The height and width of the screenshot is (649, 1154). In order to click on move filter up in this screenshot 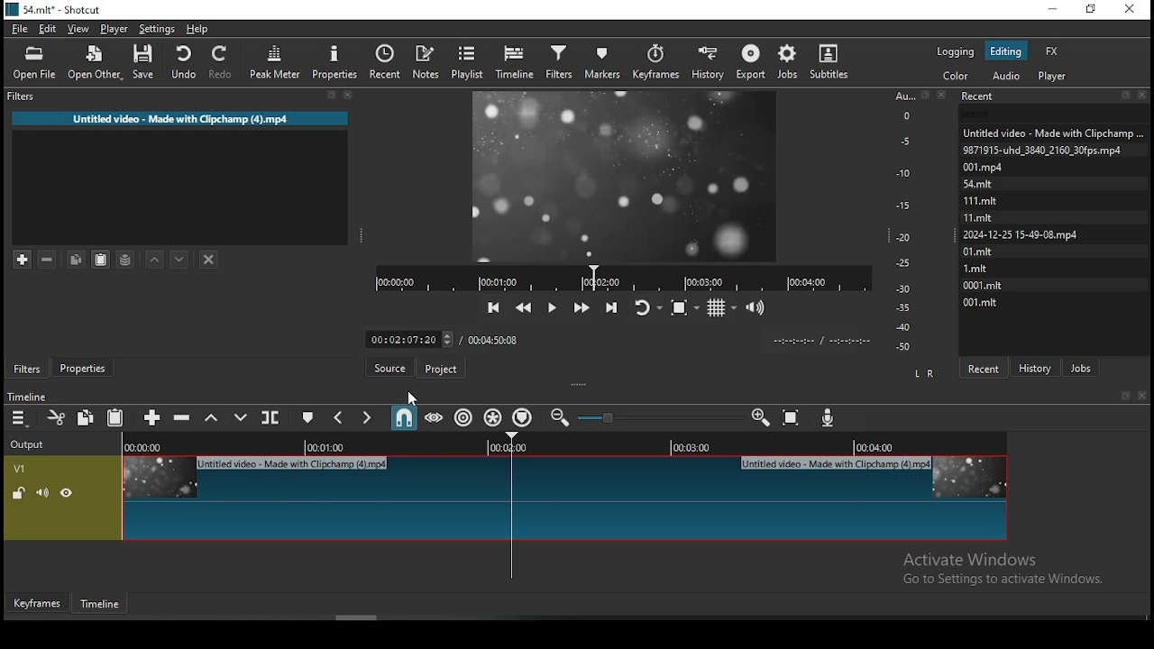, I will do `click(156, 258)`.